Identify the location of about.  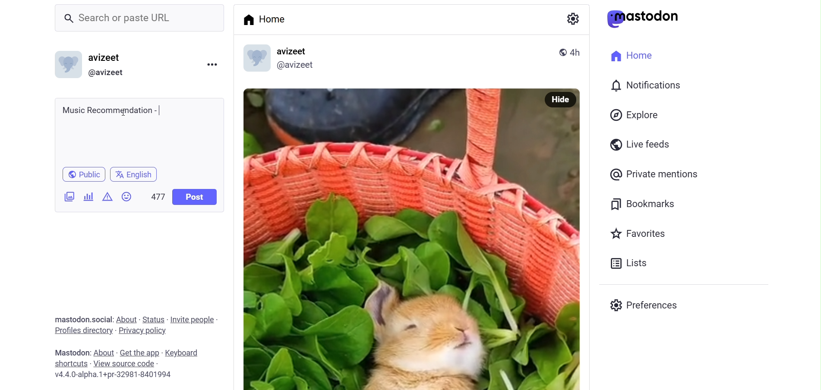
(126, 319).